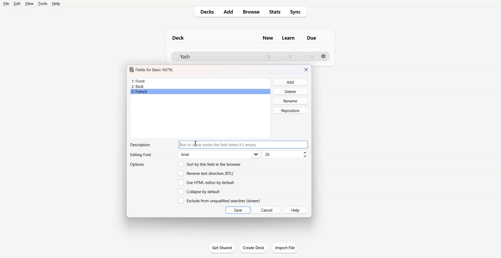  Describe the element at coordinates (288, 38) in the screenshot. I see `Column name` at that location.